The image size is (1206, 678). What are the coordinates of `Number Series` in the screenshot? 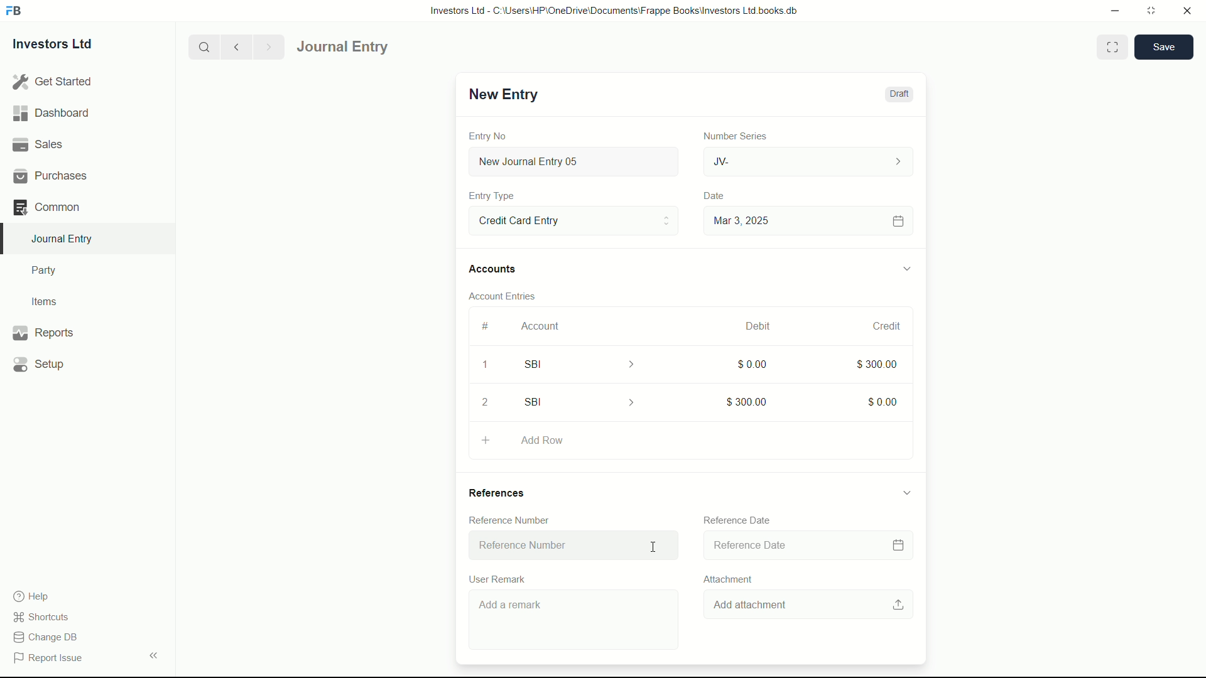 It's located at (730, 135).